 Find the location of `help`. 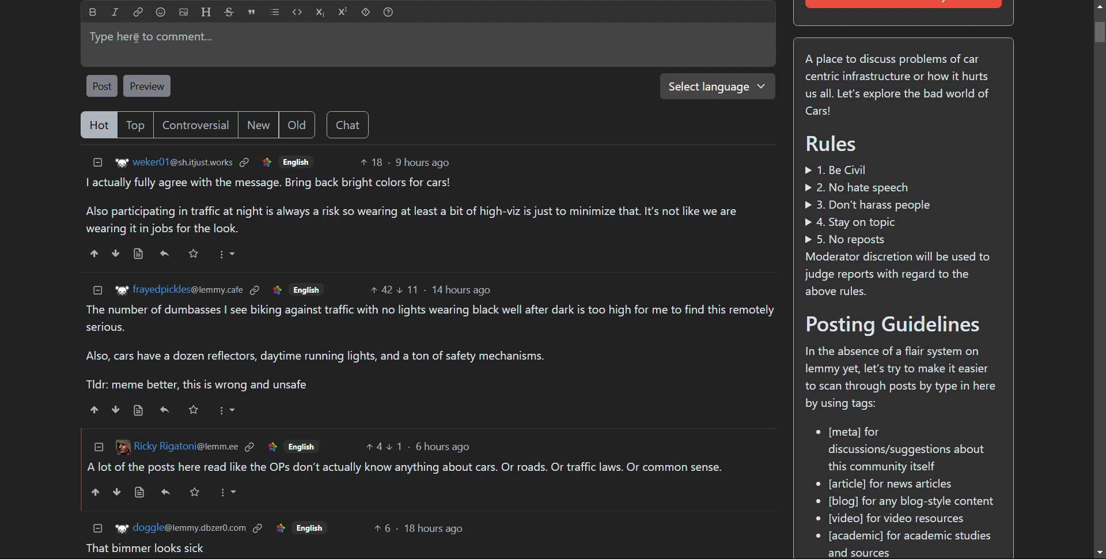

help is located at coordinates (388, 12).